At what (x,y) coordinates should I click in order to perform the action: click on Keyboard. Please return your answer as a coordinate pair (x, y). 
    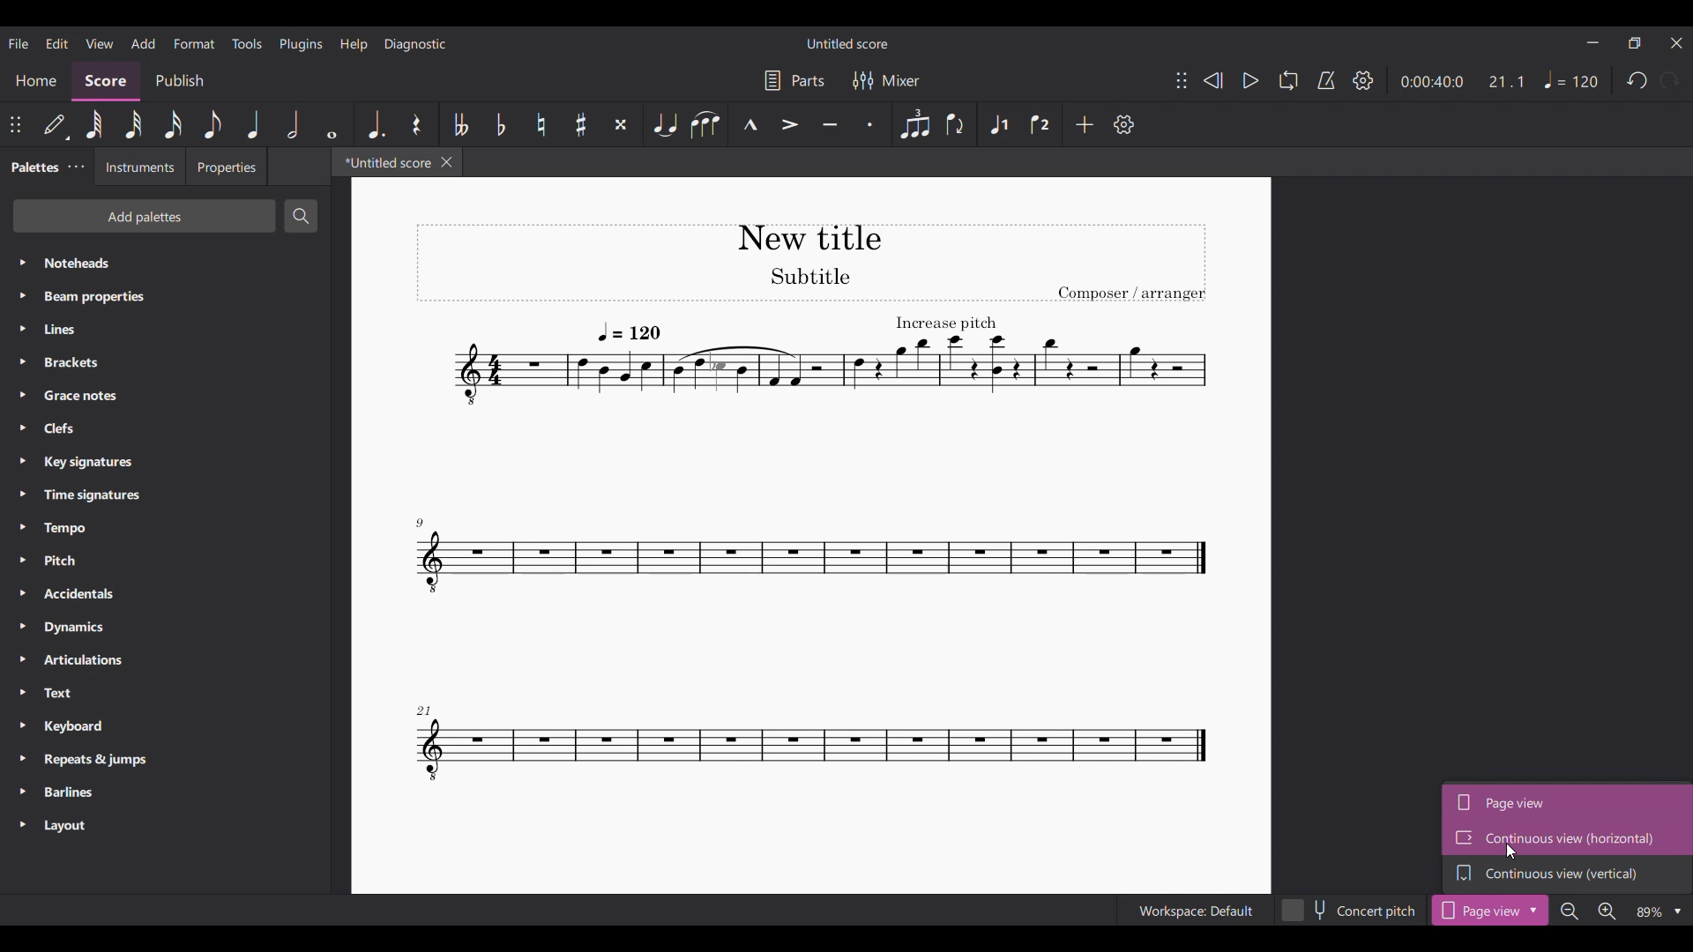
    Looking at the image, I should click on (163, 726).